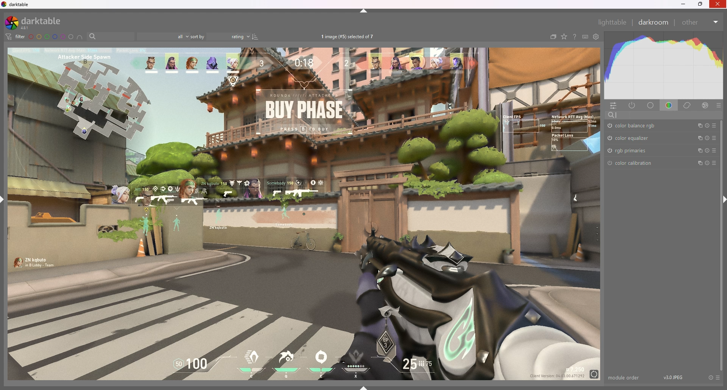 This screenshot has height=390, width=727. Describe the element at coordinates (688, 106) in the screenshot. I see `correct` at that location.